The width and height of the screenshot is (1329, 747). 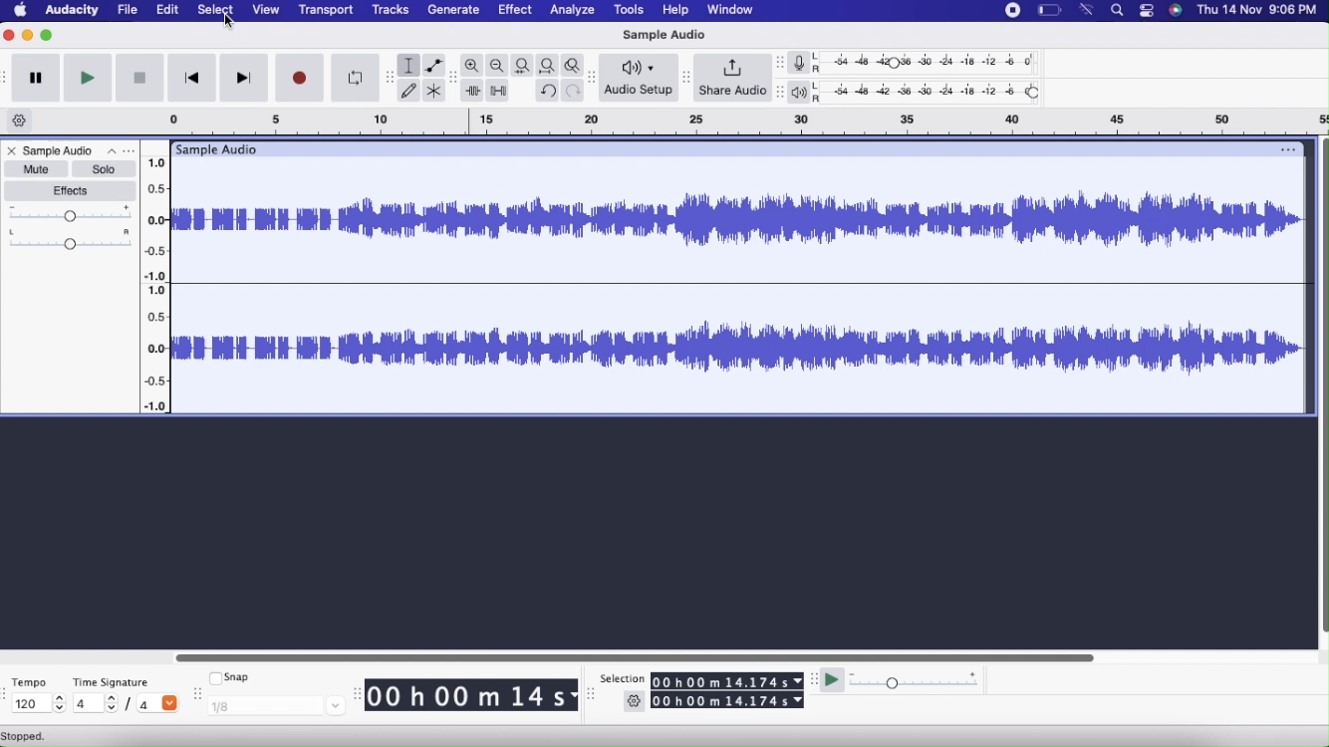 I want to click on Tempo, so click(x=31, y=682).